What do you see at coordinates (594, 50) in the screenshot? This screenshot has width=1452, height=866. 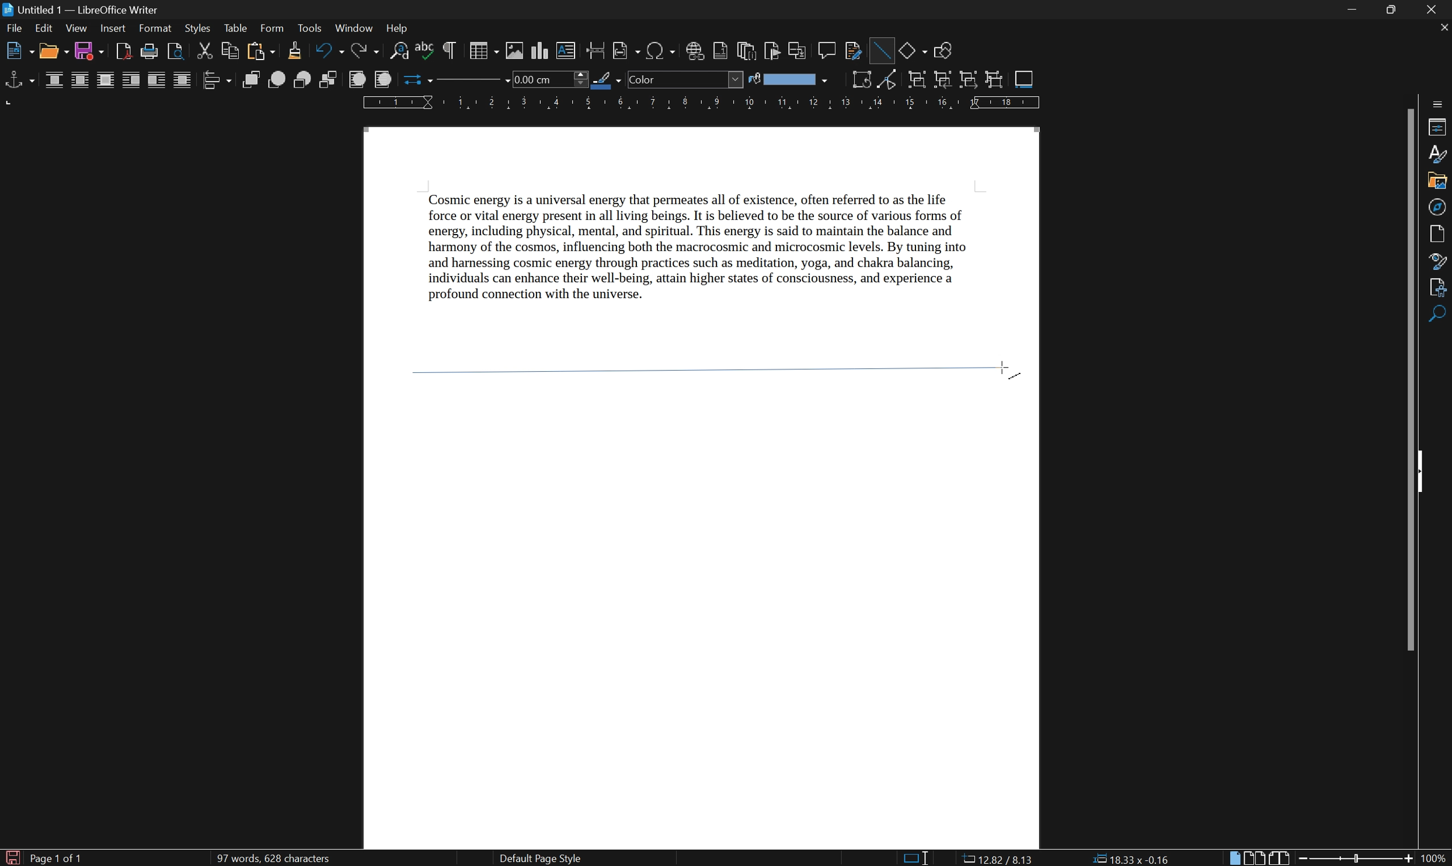 I see `insert page break` at bounding box center [594, 50].